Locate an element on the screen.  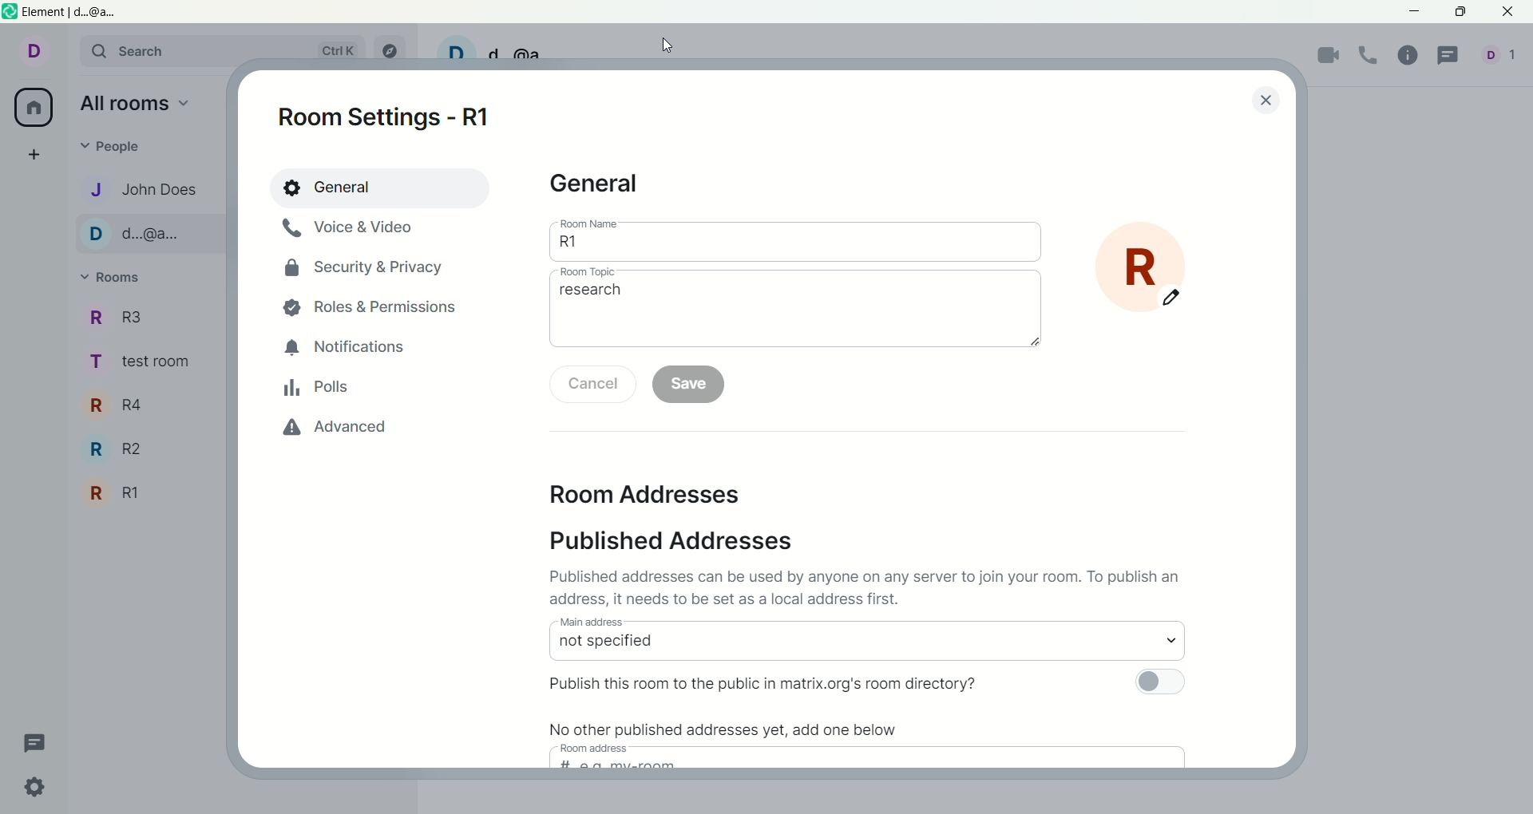
element logo is located at coordinates (10, 13).